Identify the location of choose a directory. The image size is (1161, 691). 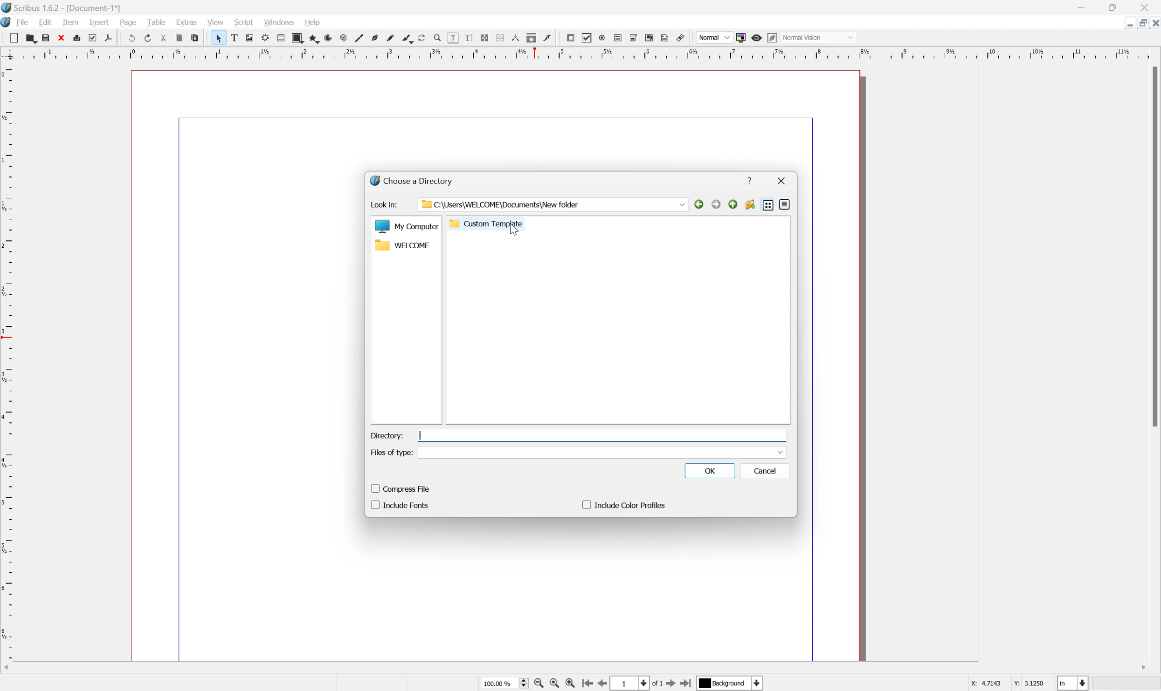
(413, 180).